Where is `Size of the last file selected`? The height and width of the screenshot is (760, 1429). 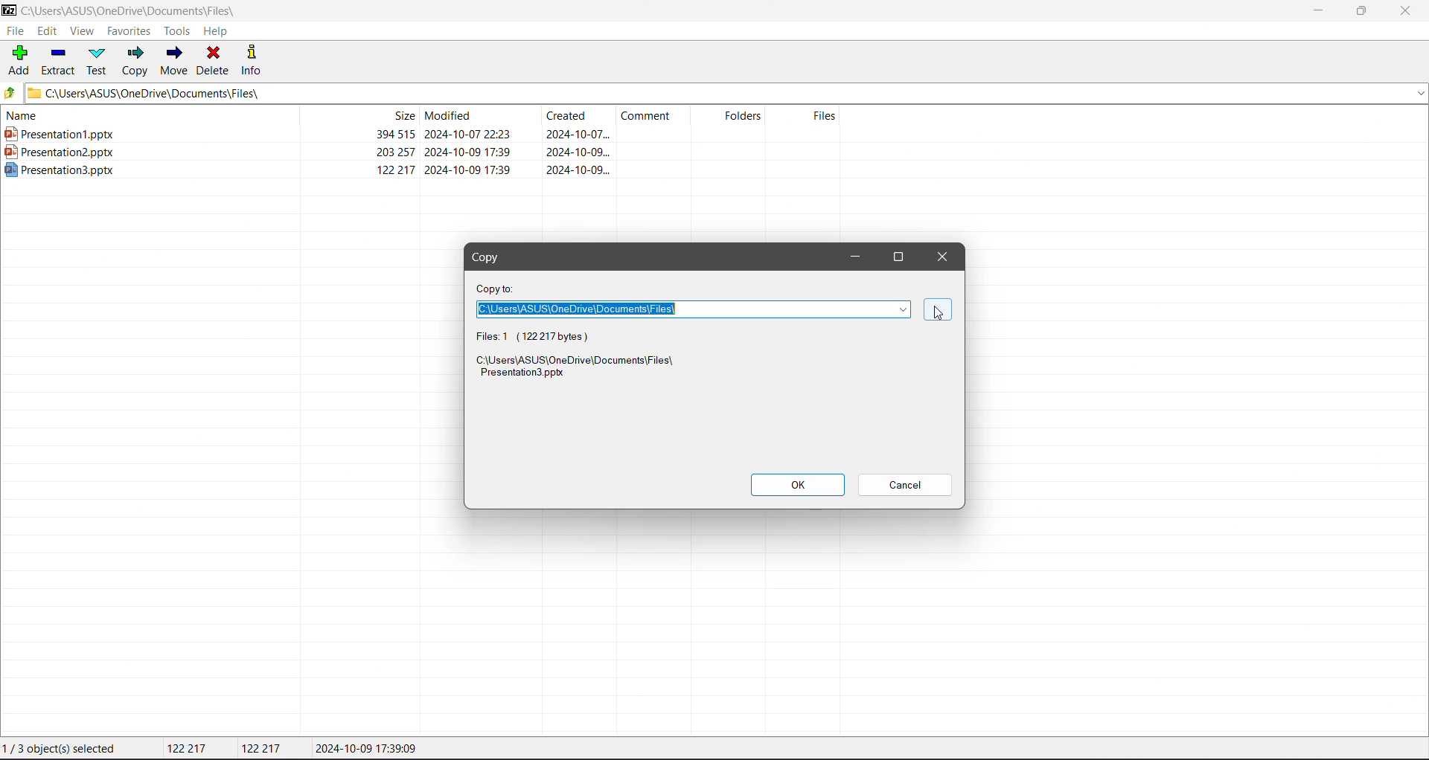
Size of the last file selected is located at coordinates (263, 748).